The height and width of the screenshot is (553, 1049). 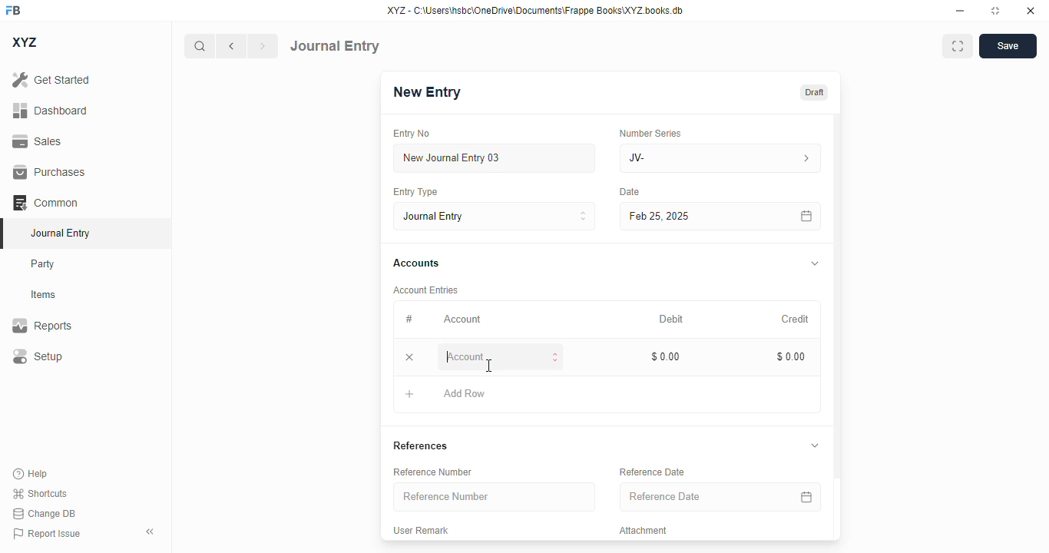 What do you see at coordinates (42, 325) in the screenshot?
I see `reports` at bounding box center [42, 325].